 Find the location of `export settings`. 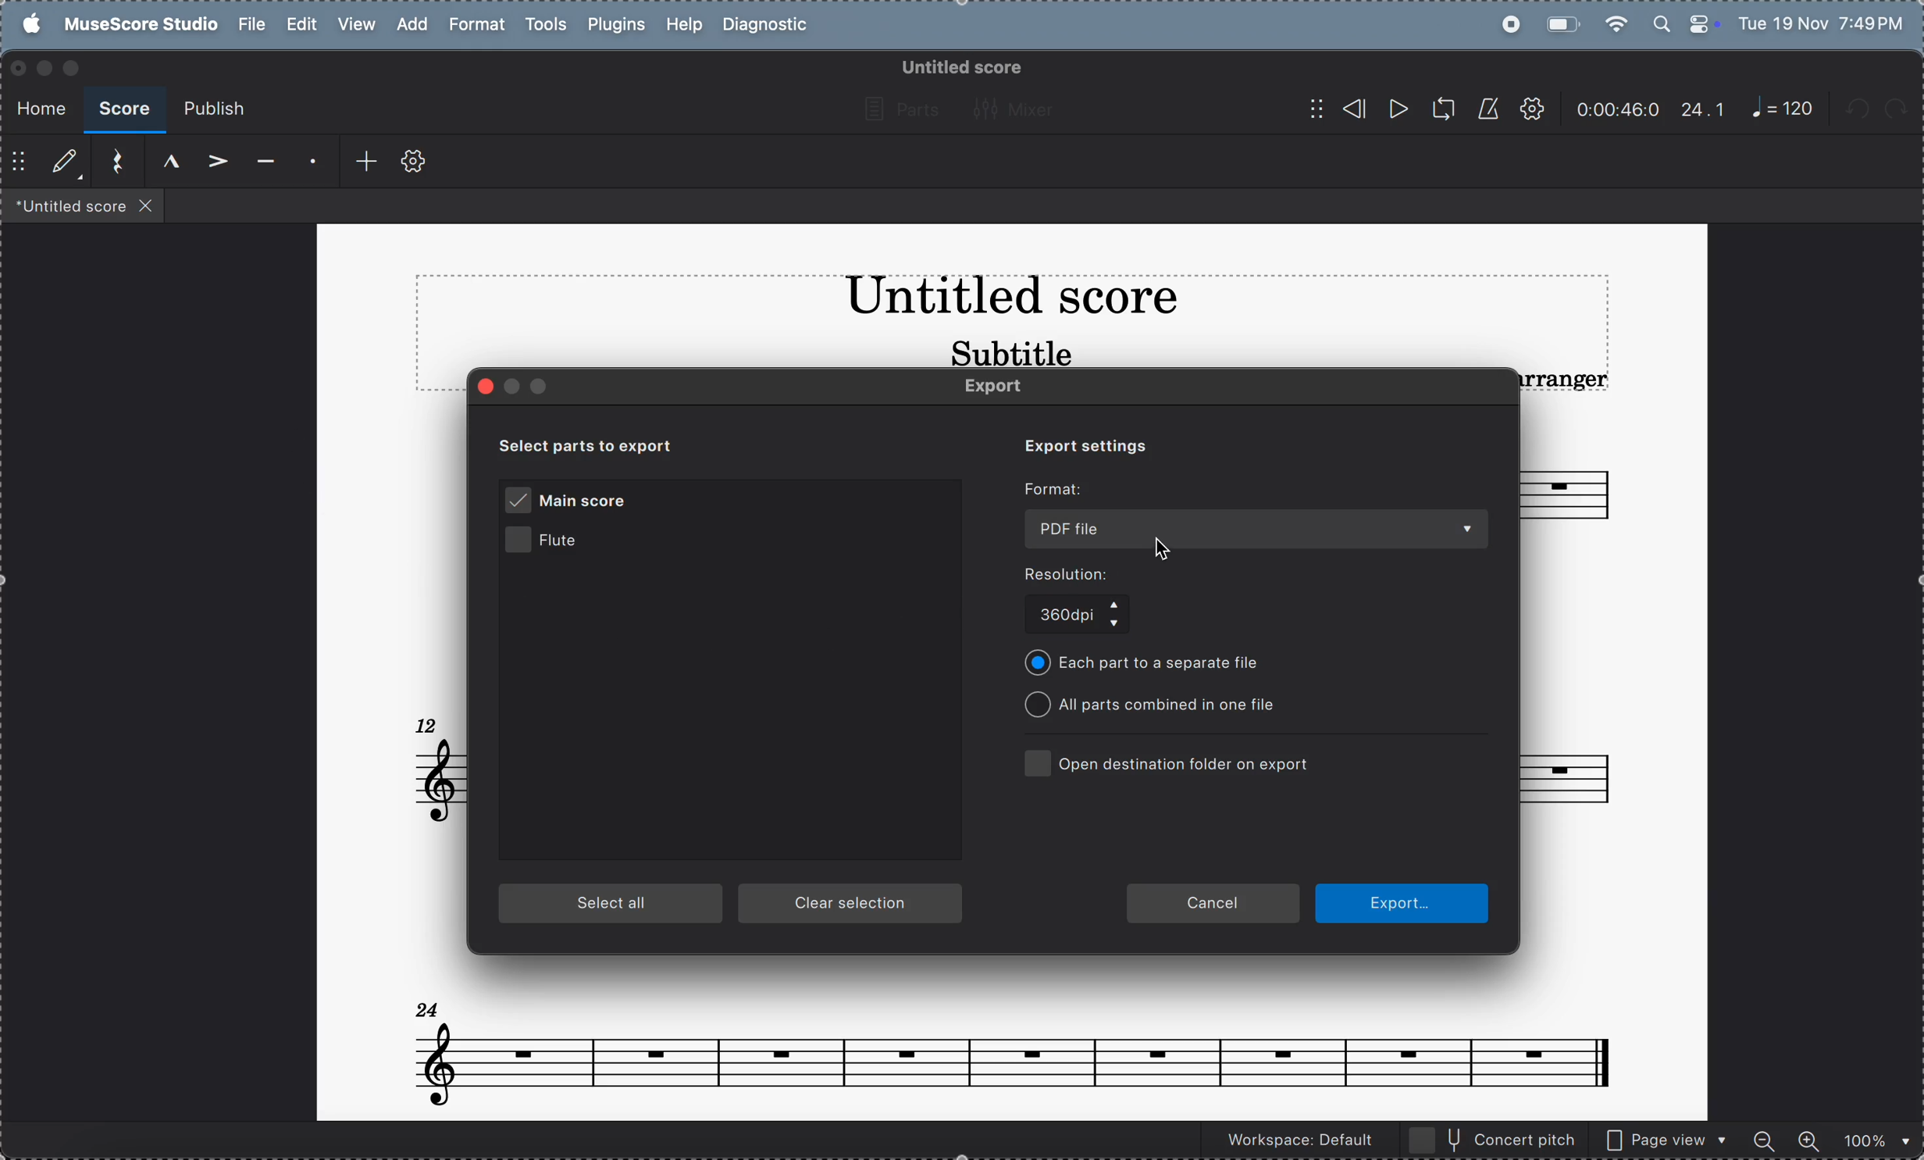

export settings is located at coordinates (1077, 444).